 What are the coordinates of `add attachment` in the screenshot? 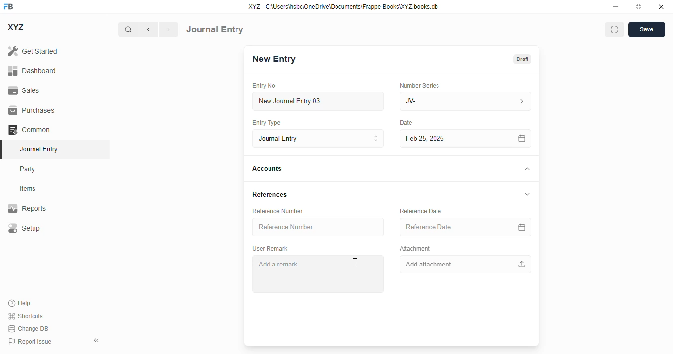 It's located at (466, 265).